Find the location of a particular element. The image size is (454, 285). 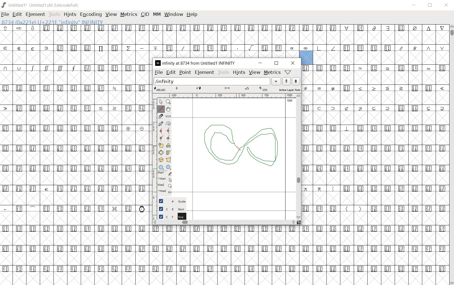

empty glyph slots is located at coordinates (75, 58).